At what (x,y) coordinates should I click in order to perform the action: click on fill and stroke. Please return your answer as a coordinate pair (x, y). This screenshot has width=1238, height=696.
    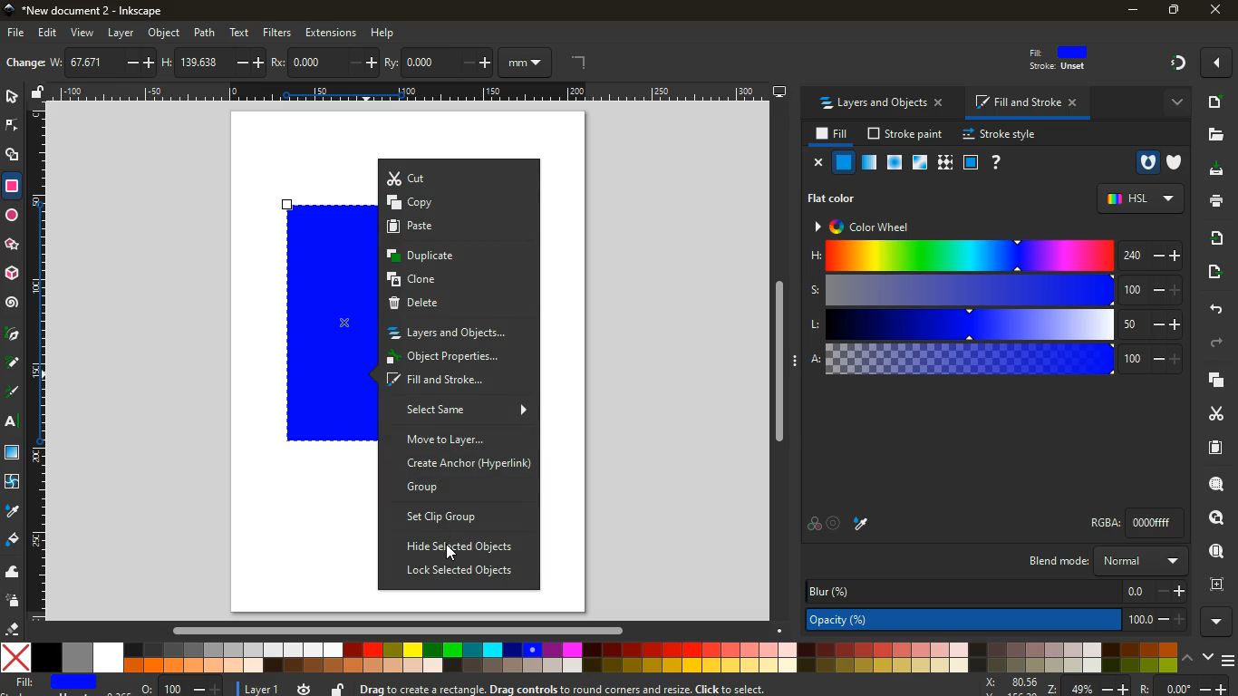
    Looking at the image, I should click on (1025, 102).